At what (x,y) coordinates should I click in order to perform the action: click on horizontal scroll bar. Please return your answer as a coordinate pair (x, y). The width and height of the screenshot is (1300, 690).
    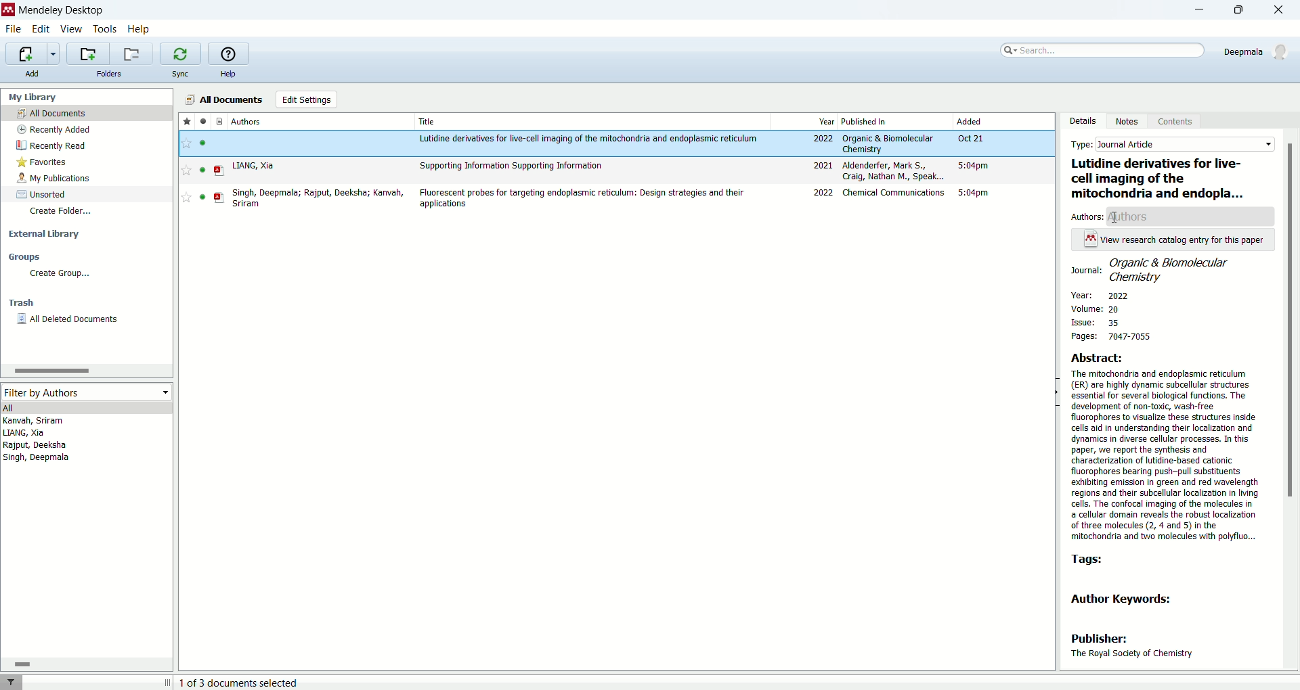
    Looking at the image, I should click on (85, 370).